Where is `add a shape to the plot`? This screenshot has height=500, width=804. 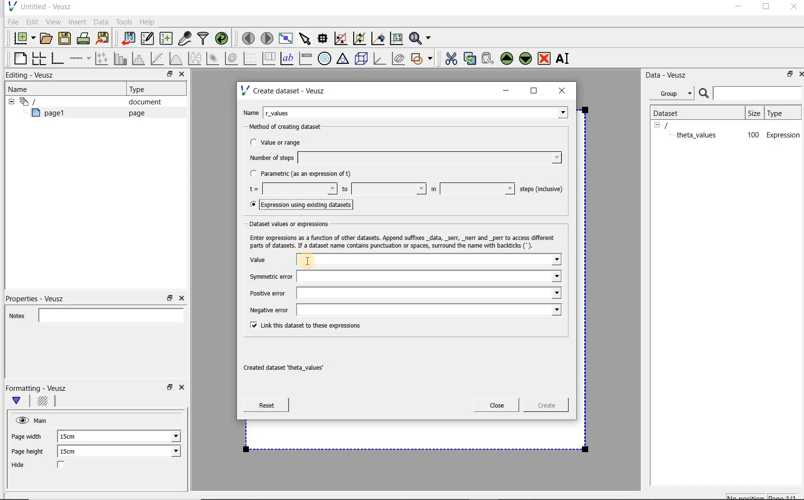 add a shape to the plot is located at coordinates (423, 57).